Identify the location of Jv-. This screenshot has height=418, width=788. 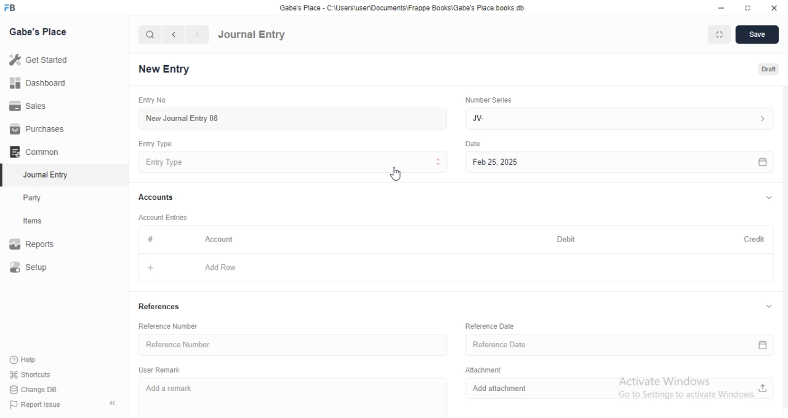
(622, 117).